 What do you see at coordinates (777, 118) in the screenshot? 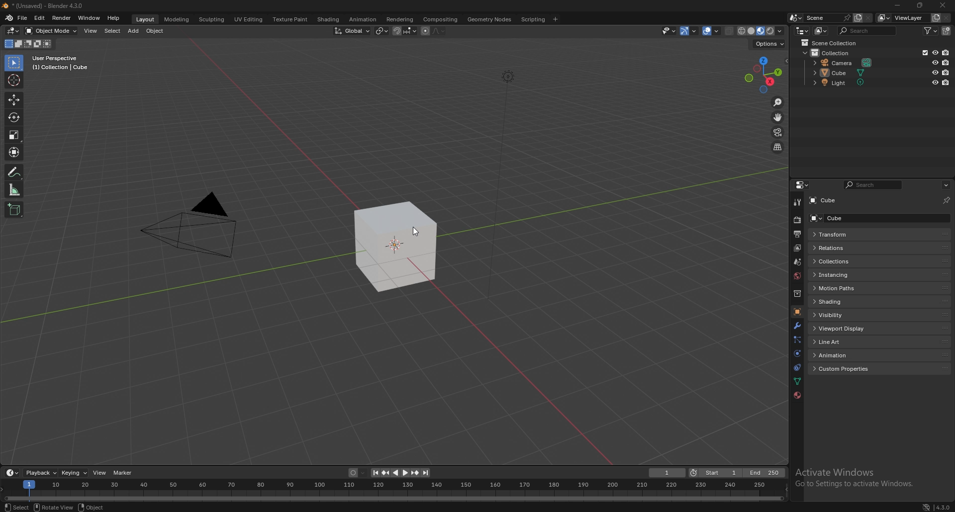
I see `move` at bounding box center [777, 118].